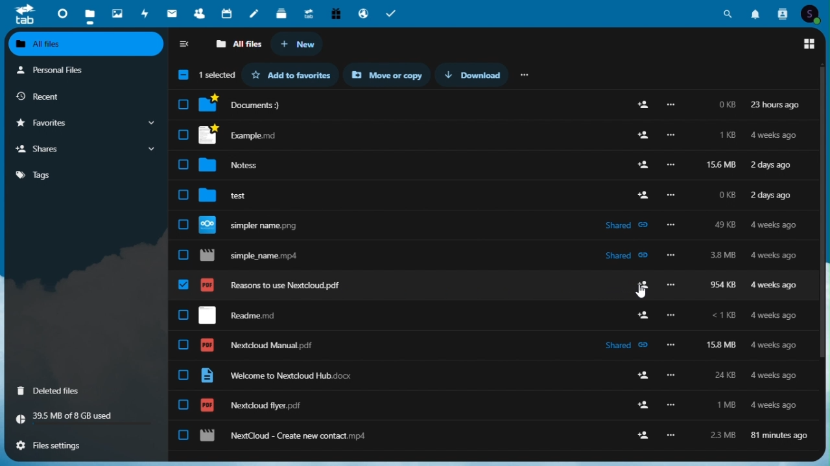 This screenshot has height=466, width=830. I want to click on shares, so click(87, 149).